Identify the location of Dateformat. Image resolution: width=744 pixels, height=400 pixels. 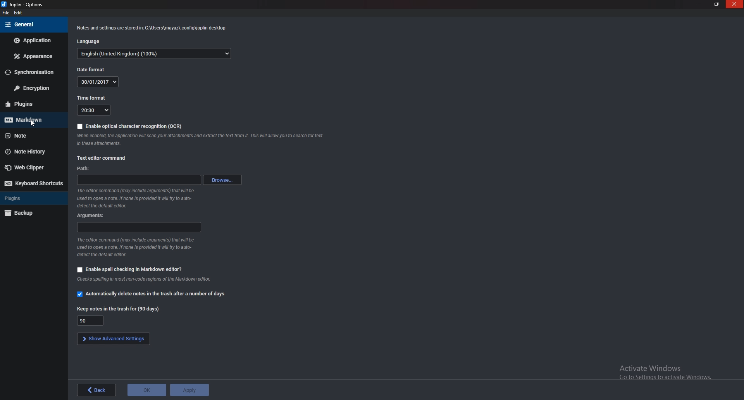
(89, 70).